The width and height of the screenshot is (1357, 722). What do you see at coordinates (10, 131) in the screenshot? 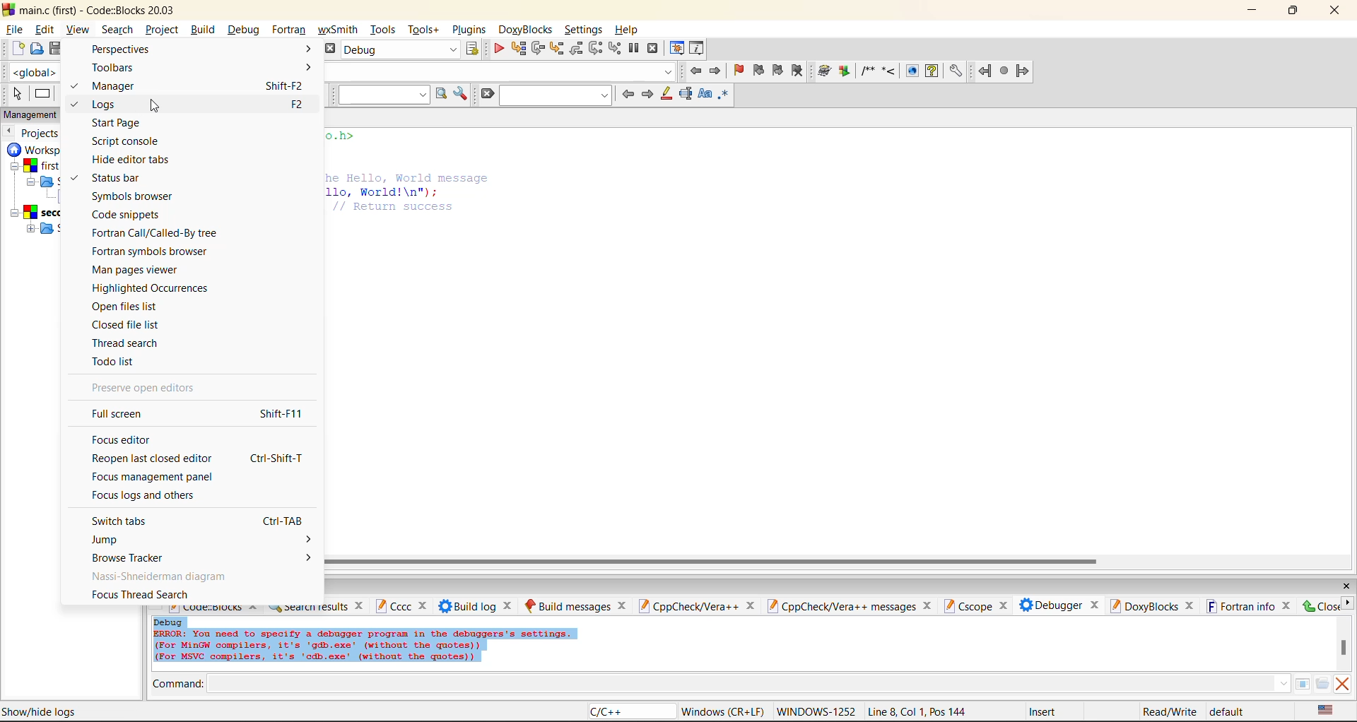
I see `previous` at bounding box center [10, 131].